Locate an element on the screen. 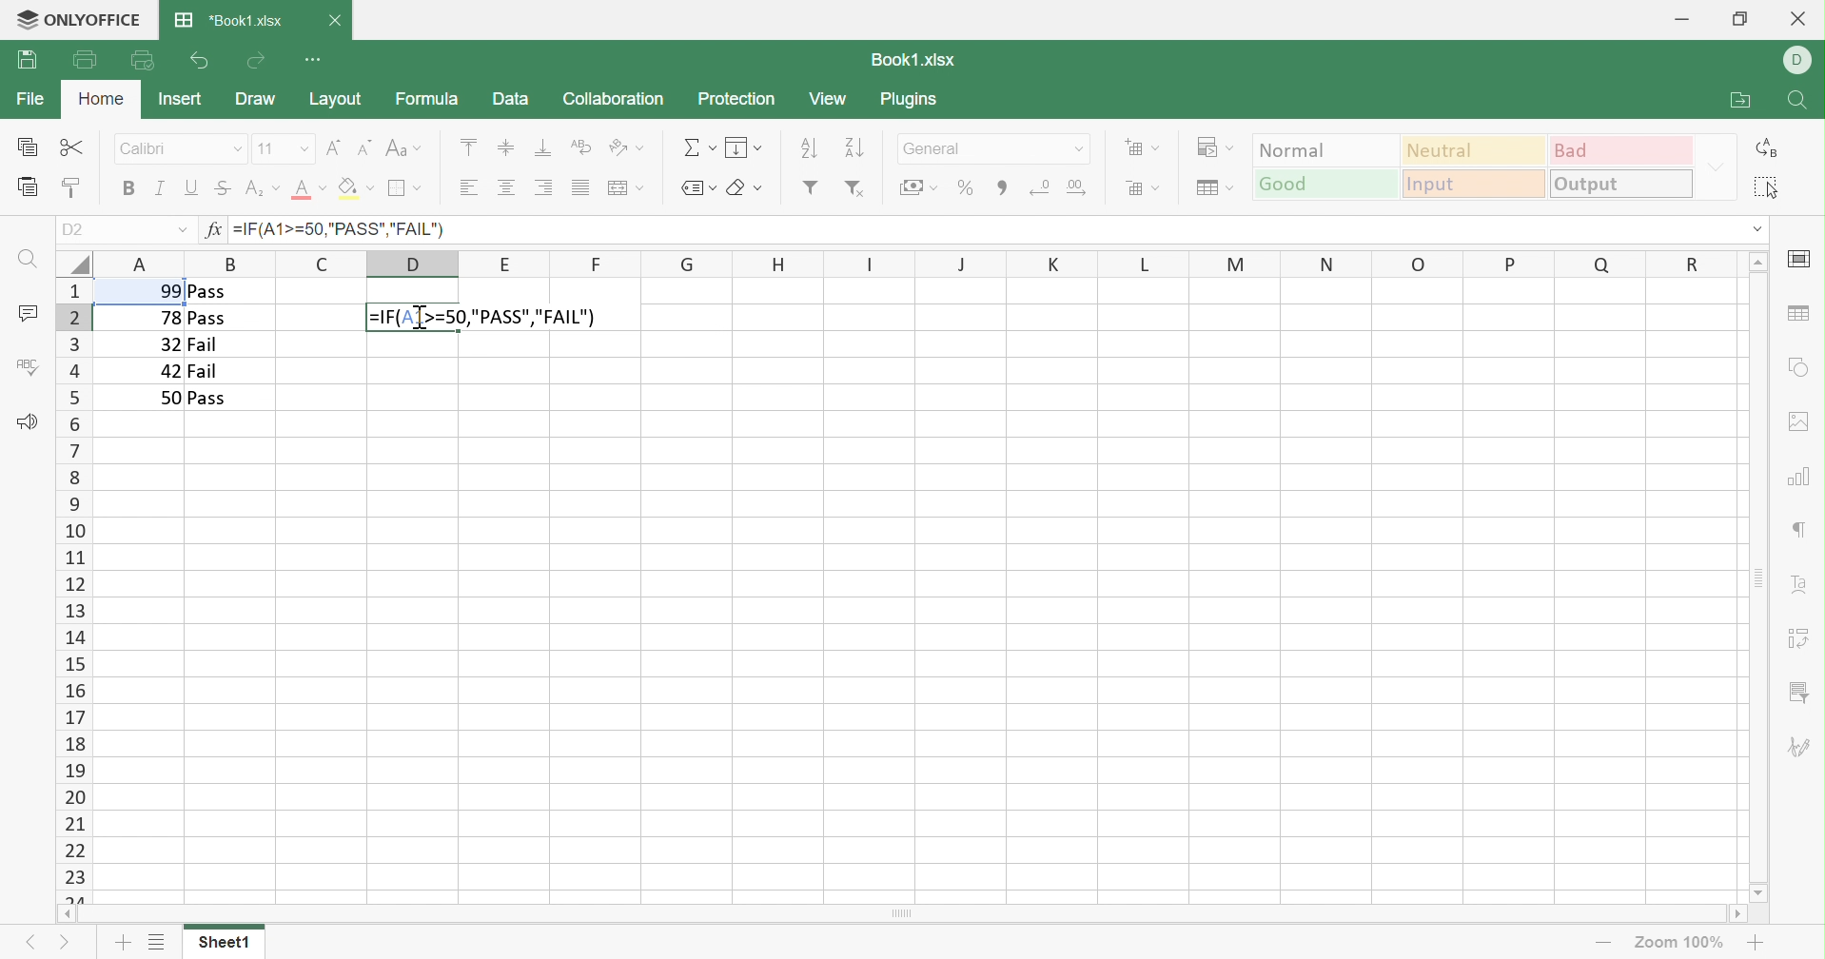 Image resolution: width=1825 pixels, height=959 pixels. Data is located at coordinates (508, 97).